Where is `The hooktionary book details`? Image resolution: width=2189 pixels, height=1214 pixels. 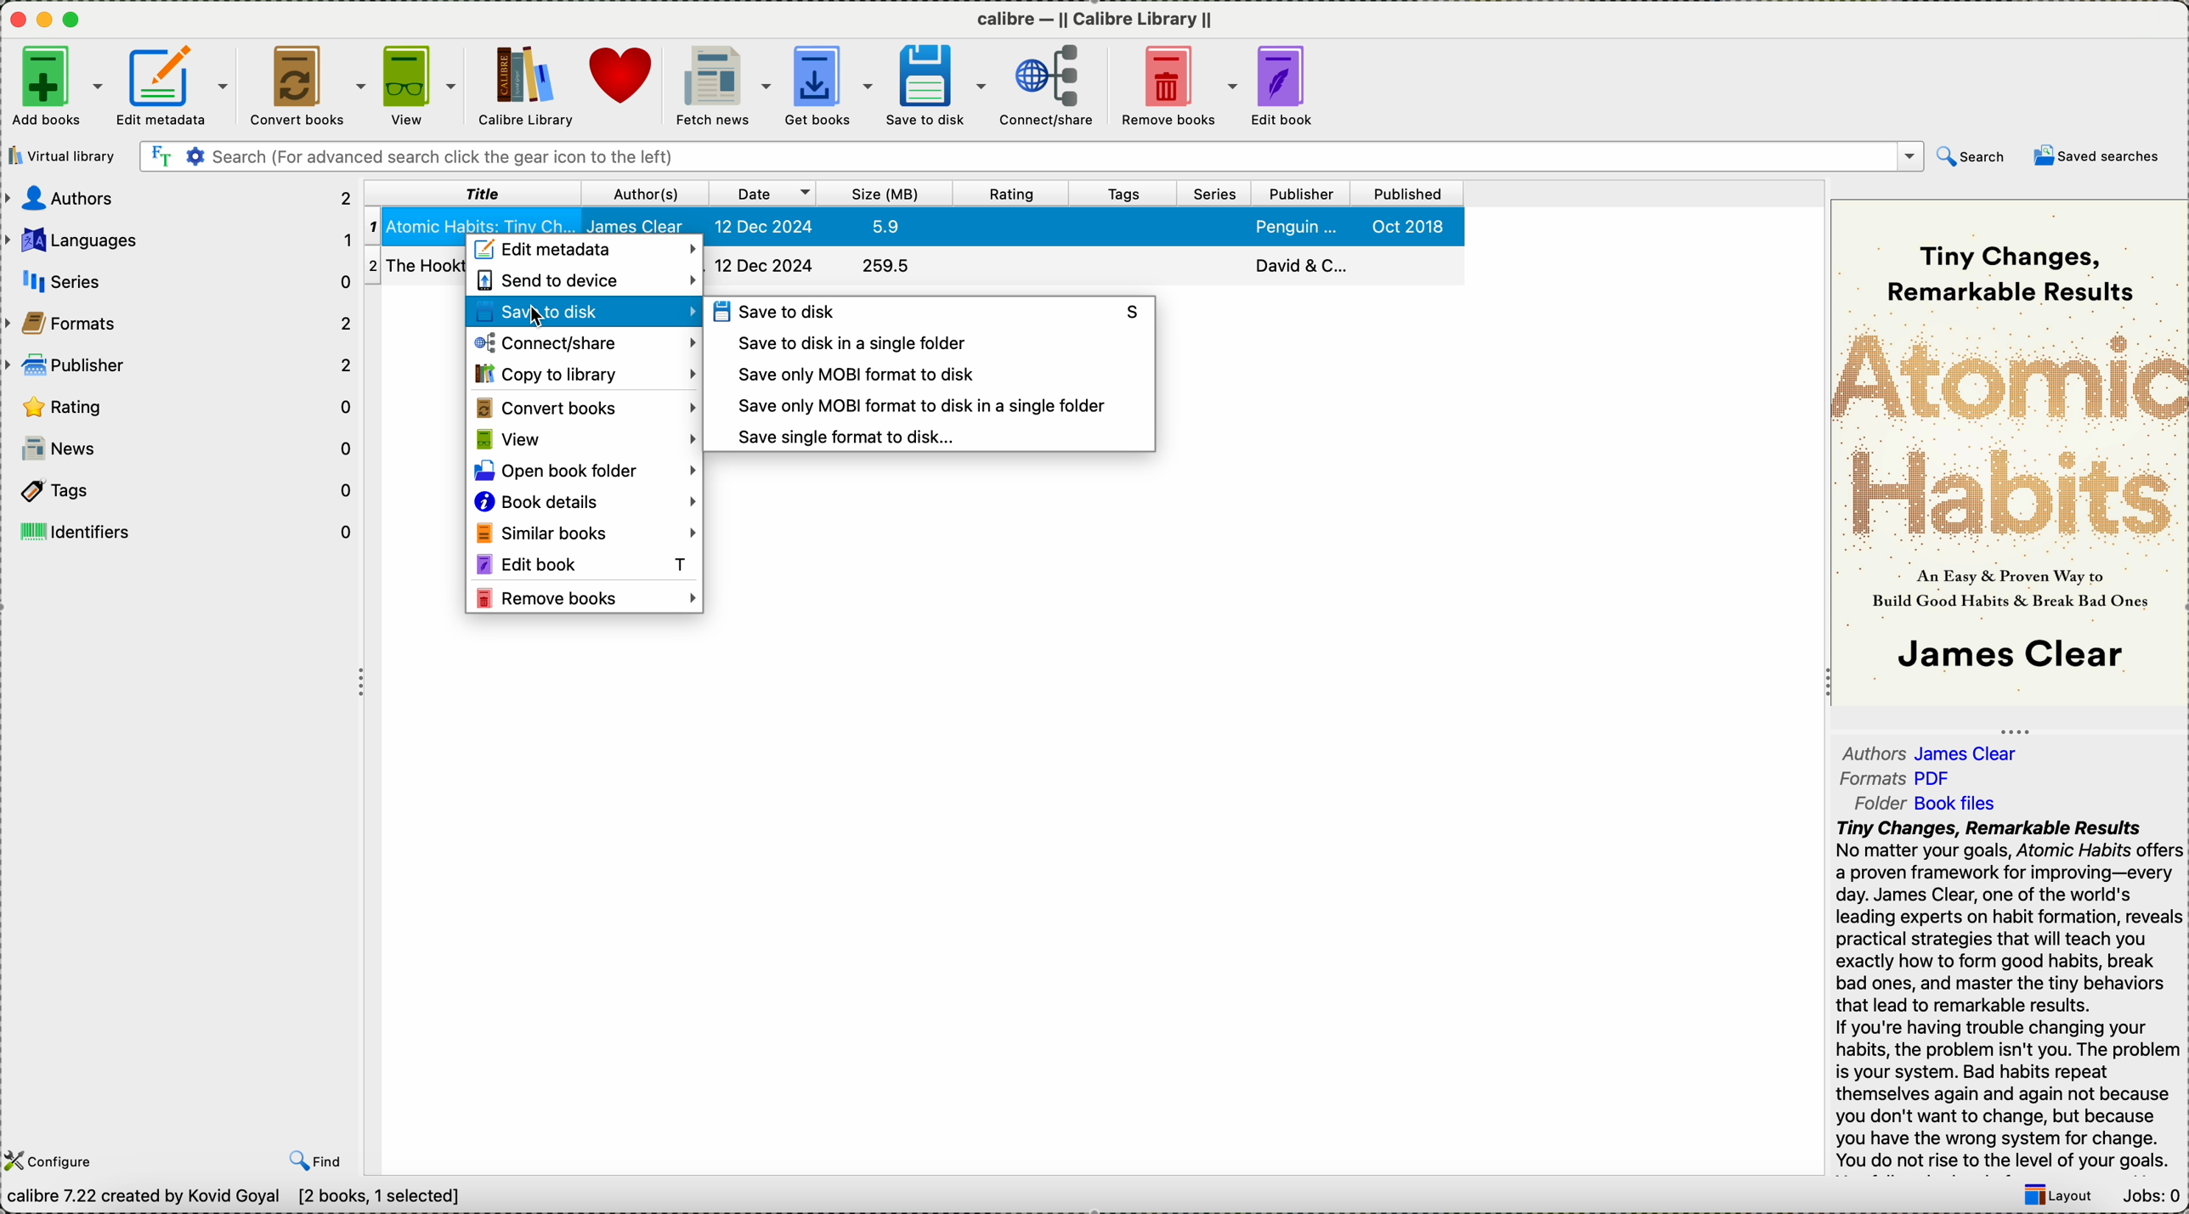 The hooktionary book details is located at coordinates (1083, 267).